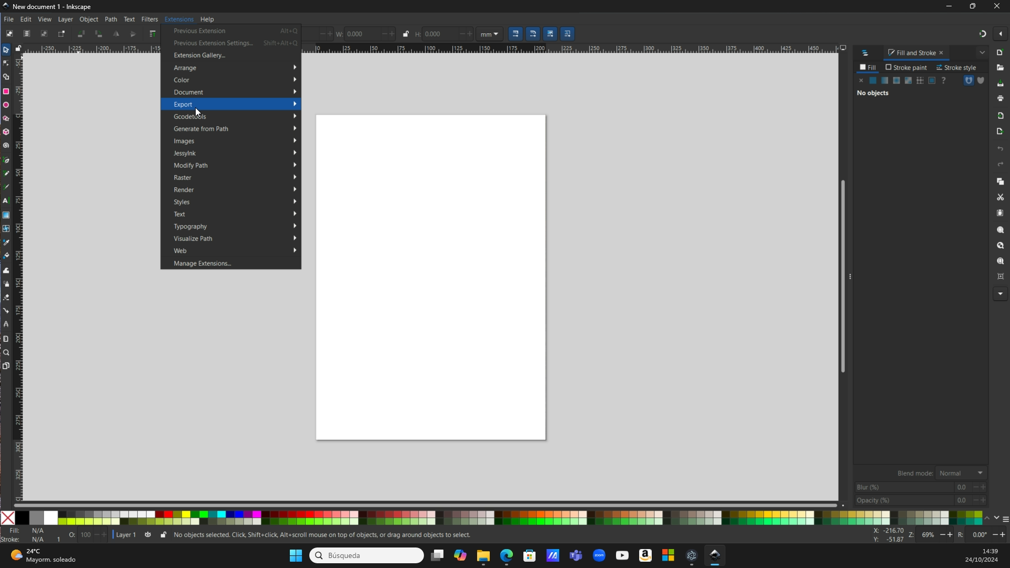  What do you see at coordinates (236, 104) in the screenshot?
I see `Export` at bounding box center [236, 104].